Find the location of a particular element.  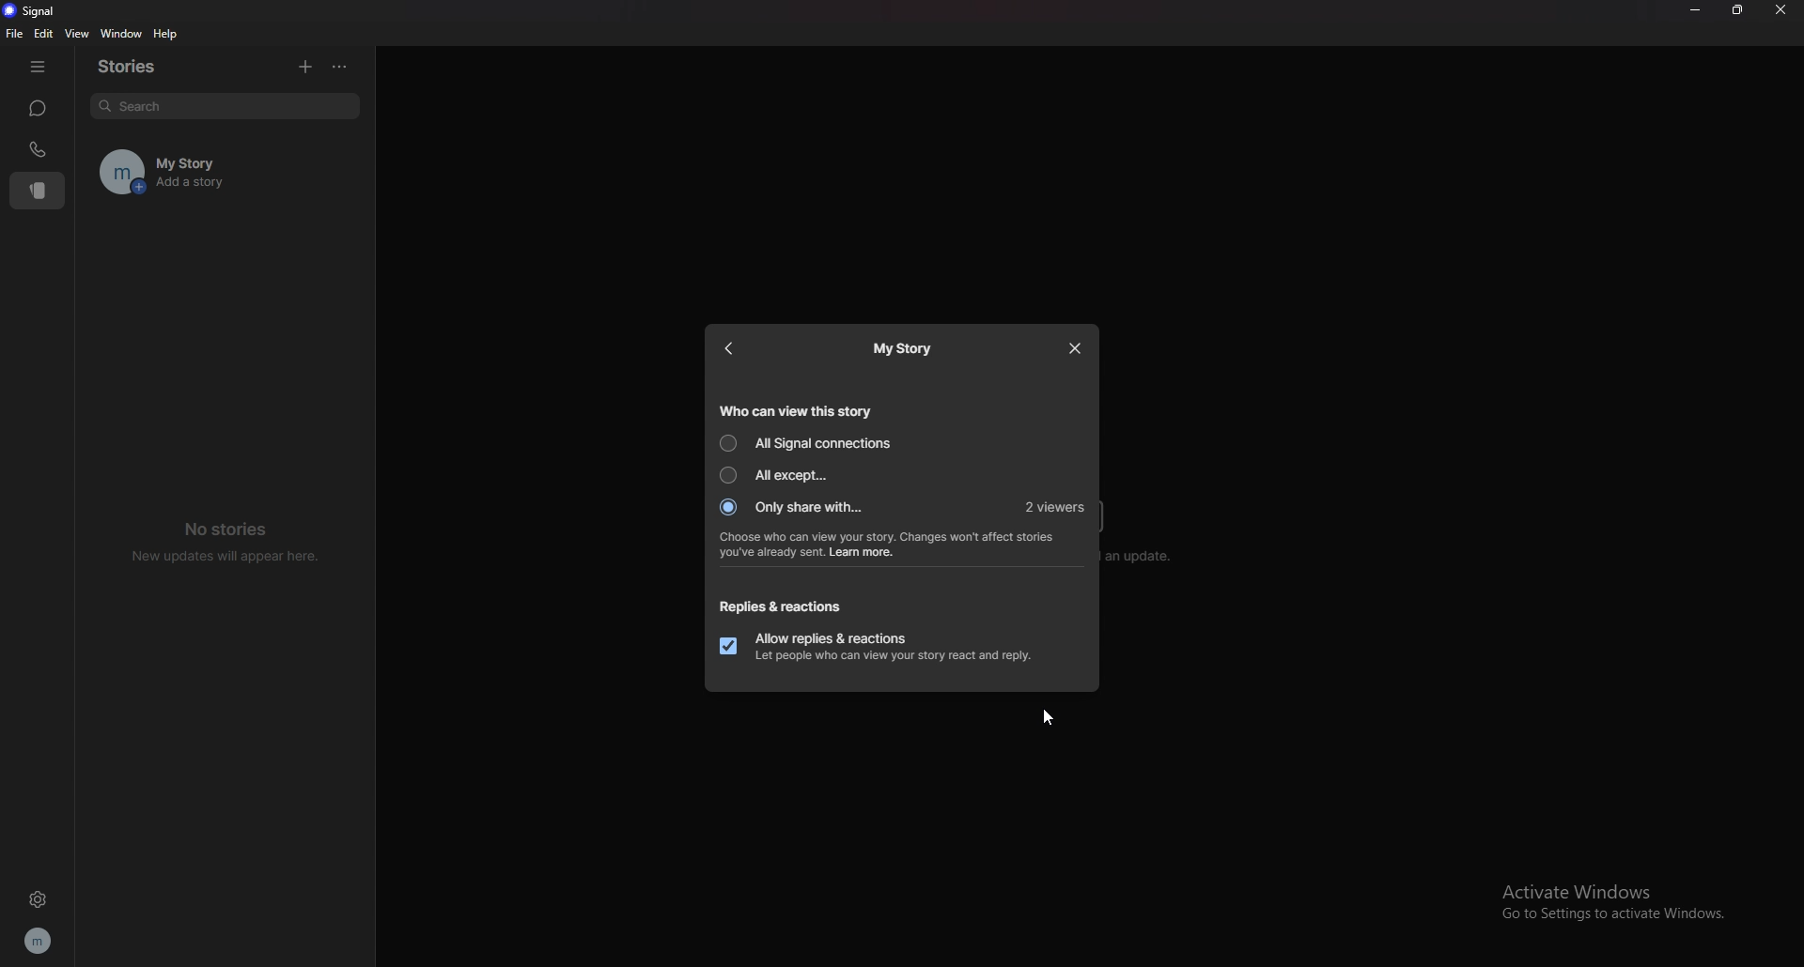

add story is located at coordinates (301, 64).